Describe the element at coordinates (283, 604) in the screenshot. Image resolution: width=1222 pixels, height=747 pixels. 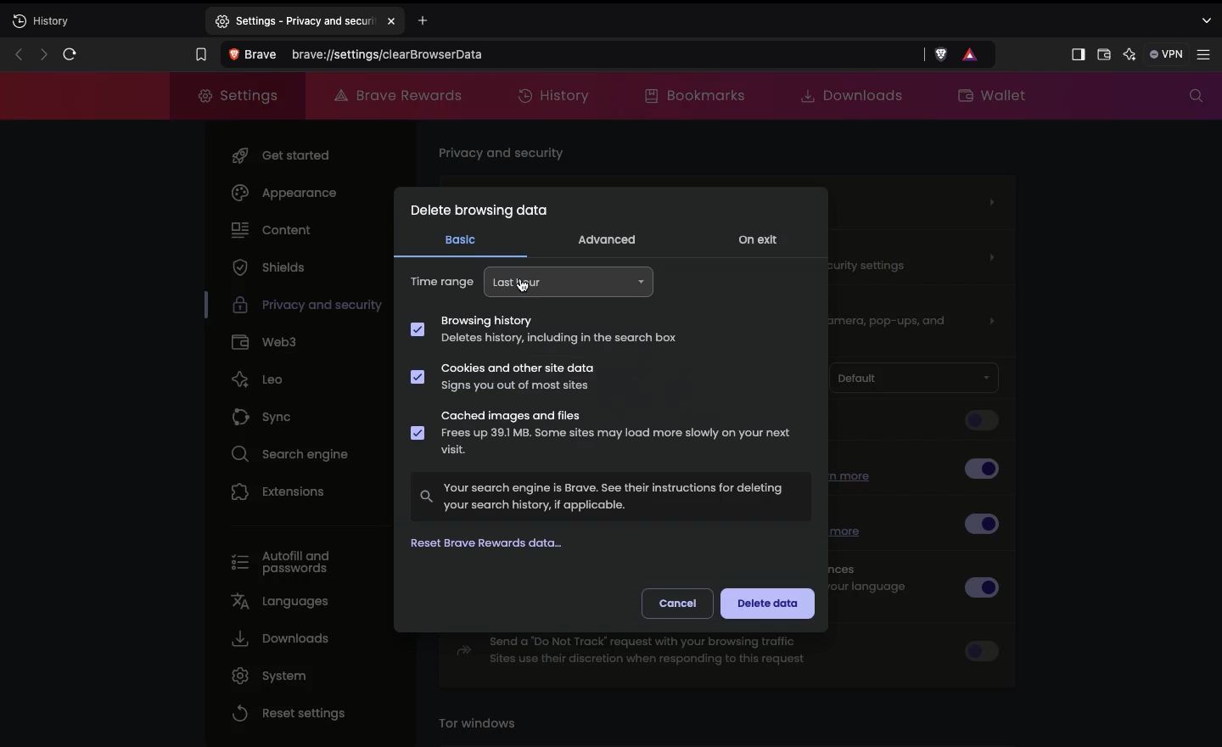
I see `Languages` at that location.